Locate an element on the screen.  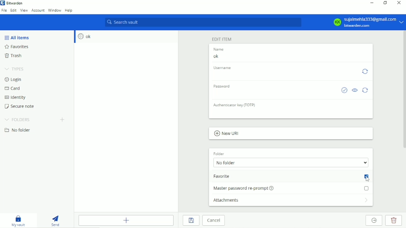
add/edit name is located at coordinates (290, 56).